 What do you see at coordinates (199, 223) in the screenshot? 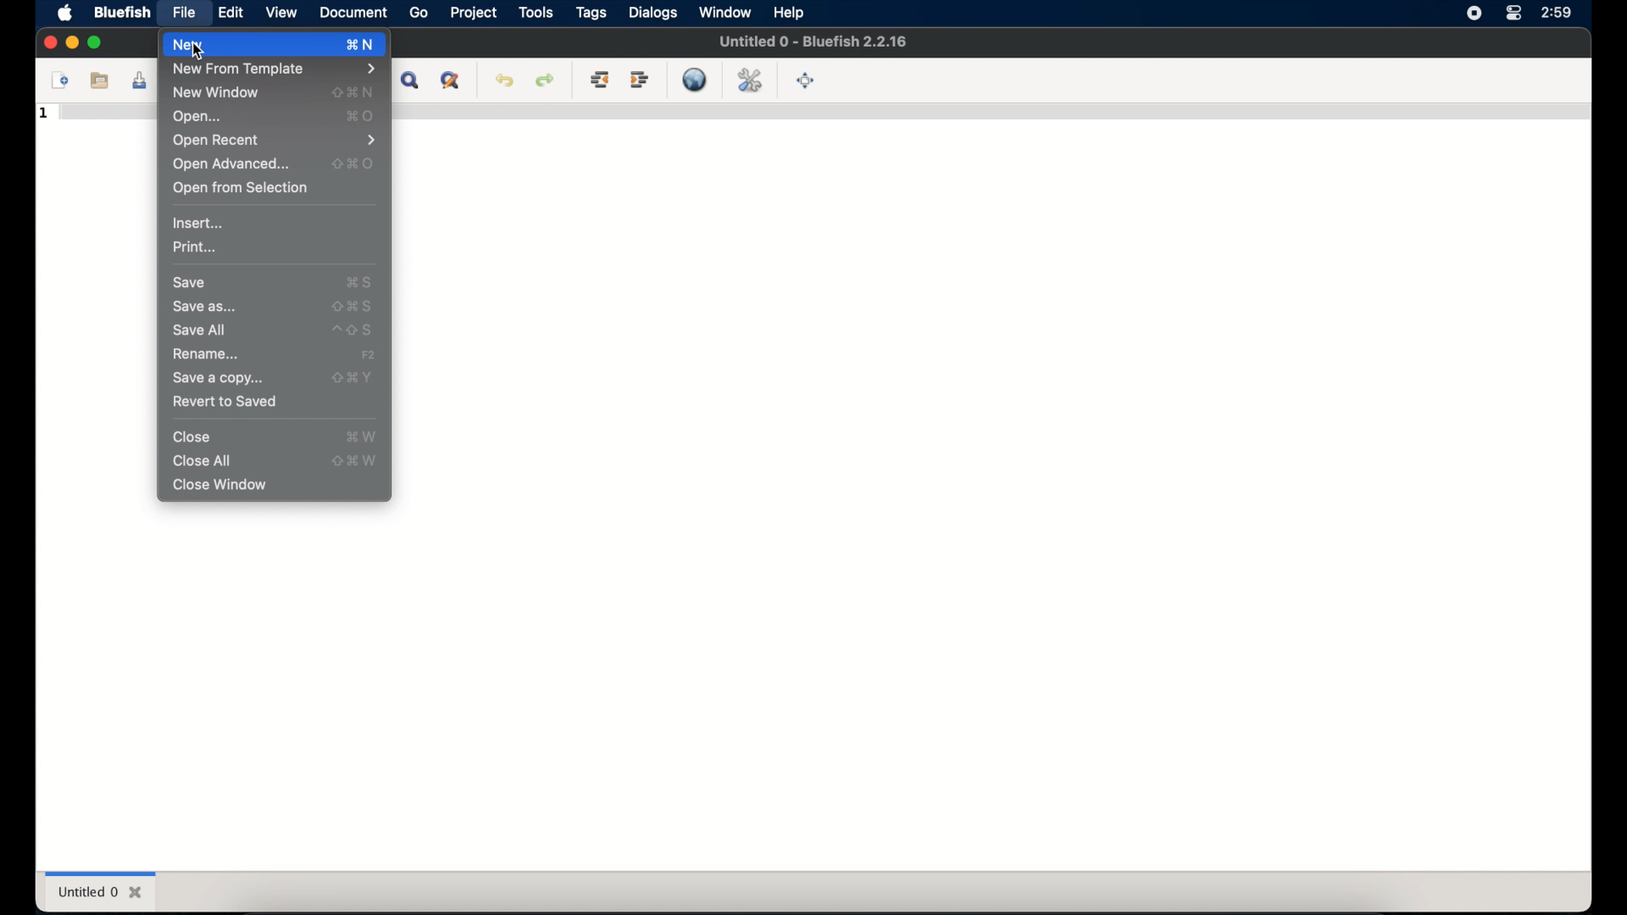
I see `insert` at bounding box center [199, 223].